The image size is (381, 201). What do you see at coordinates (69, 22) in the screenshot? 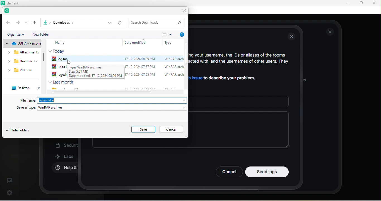
I see `file path` at bounding box center [69, 22].